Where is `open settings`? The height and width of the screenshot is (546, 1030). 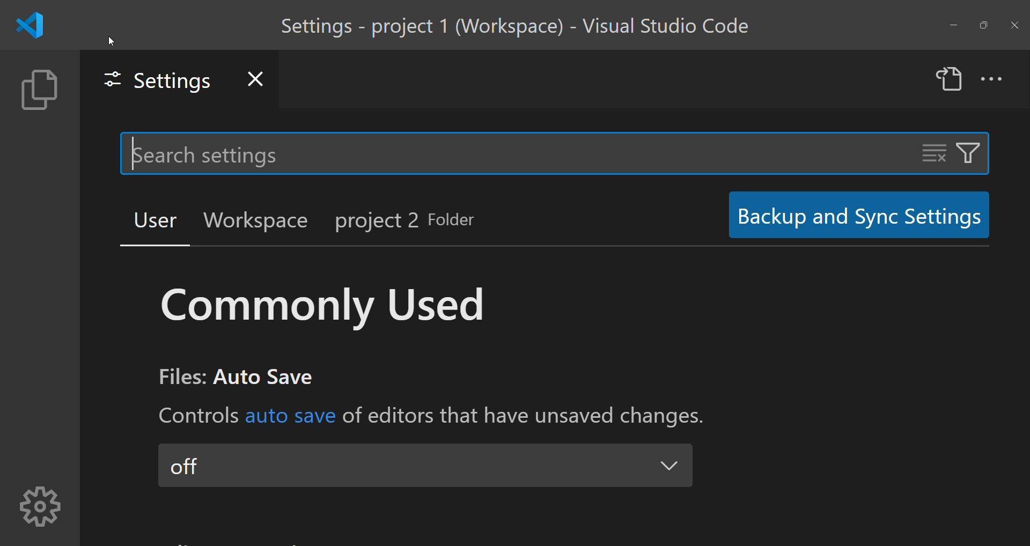
open settings is located at coordinates (948, 80).